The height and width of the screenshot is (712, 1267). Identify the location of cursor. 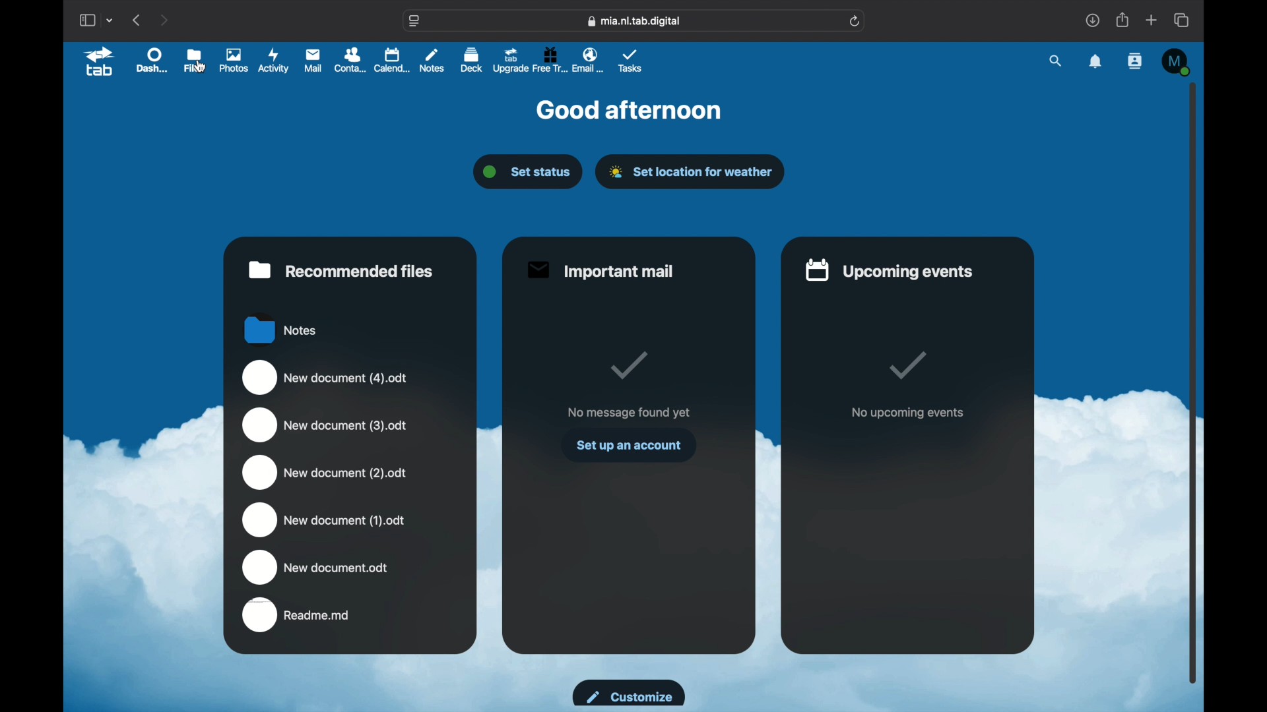
(202, 66).